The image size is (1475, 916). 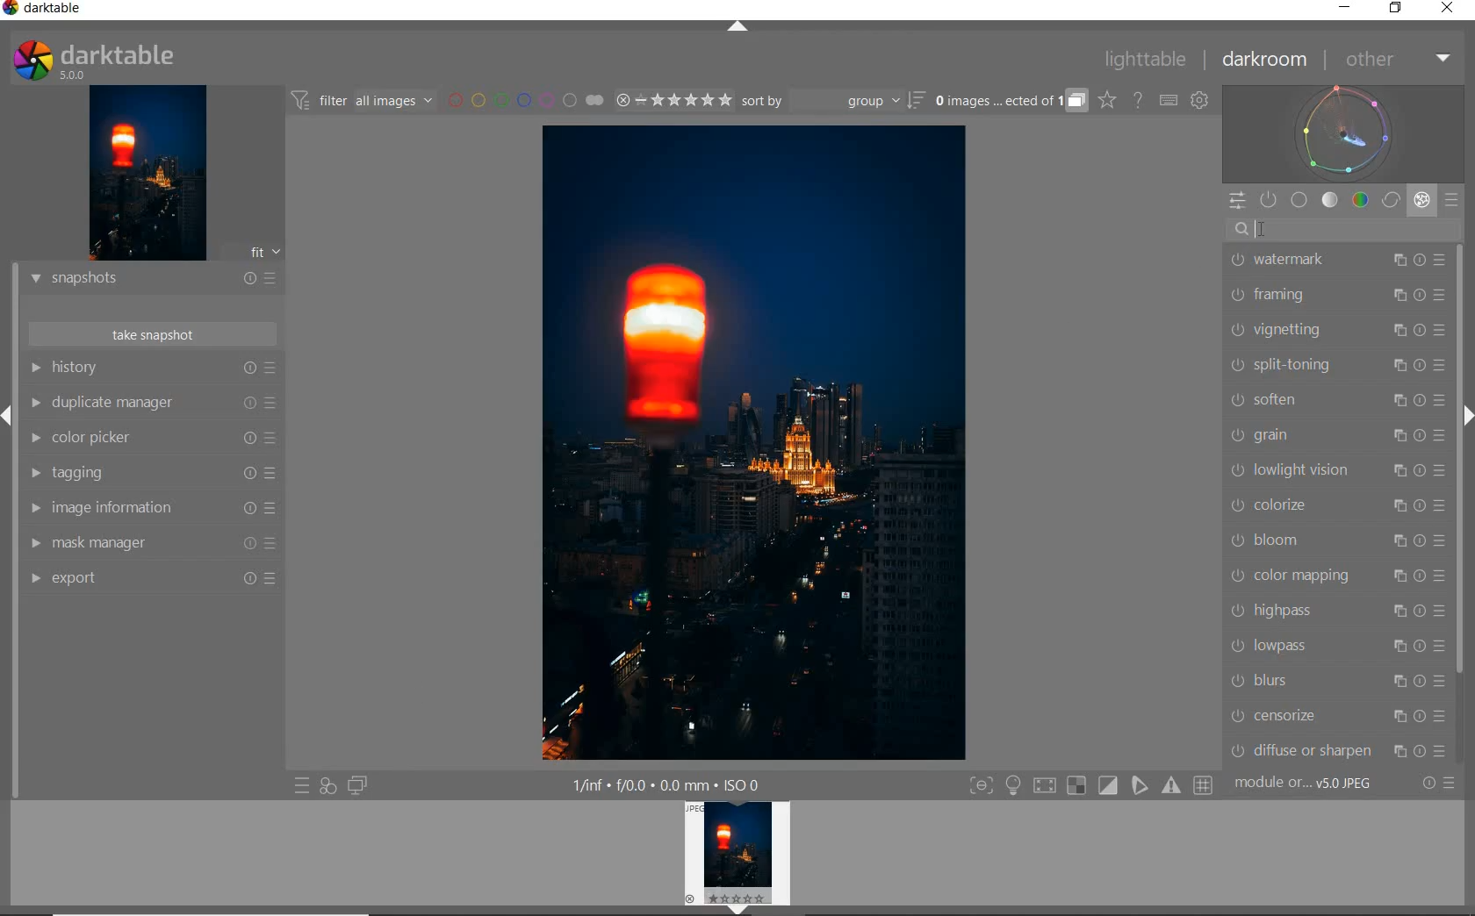 What do you see at coordinates (1268, 61) in the screenshot?
I see `DARKROOM` at bounding box center [1268, 61].